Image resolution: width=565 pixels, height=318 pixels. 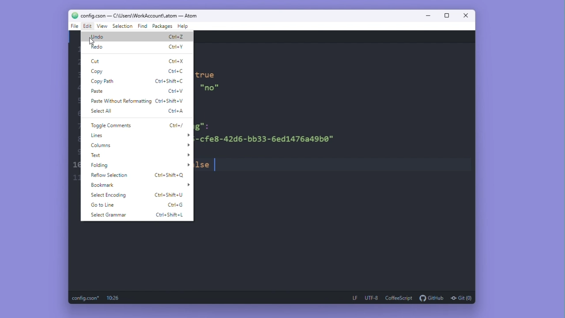 What do you see at coordinates (177, 46) in the screenshot?
I see `ctrl+y` at bounding box center [177, 46].